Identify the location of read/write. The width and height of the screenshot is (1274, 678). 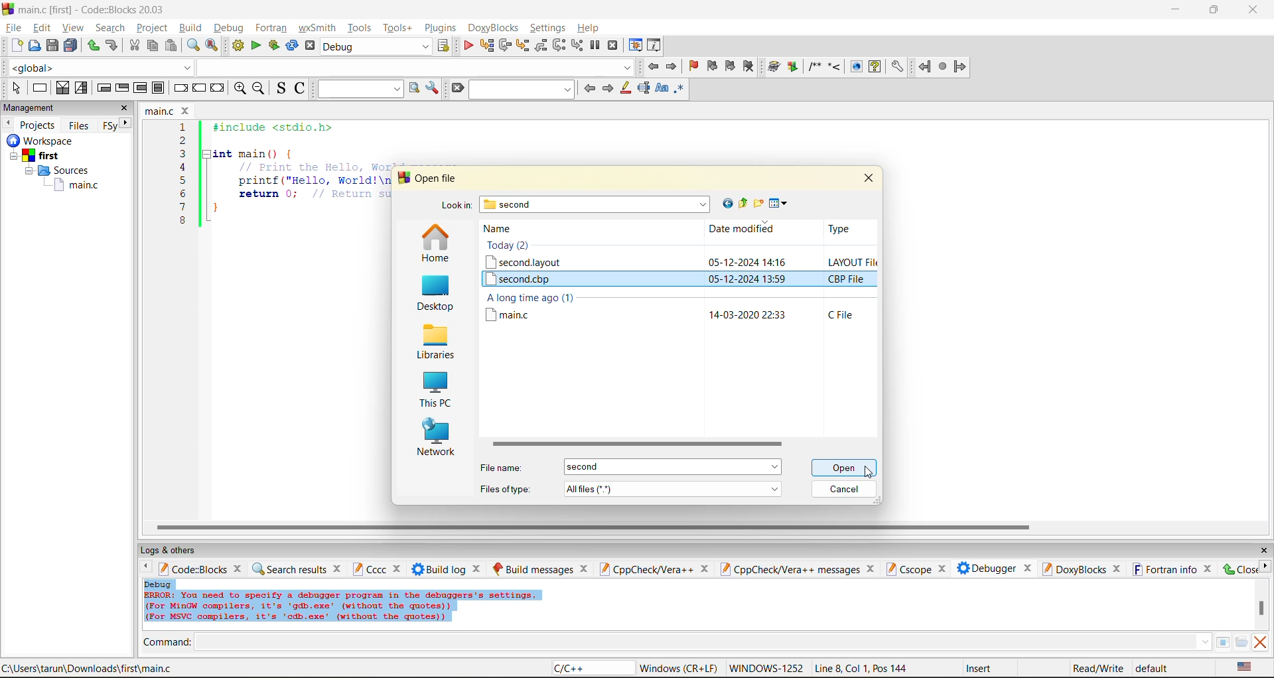
(1097, 668).